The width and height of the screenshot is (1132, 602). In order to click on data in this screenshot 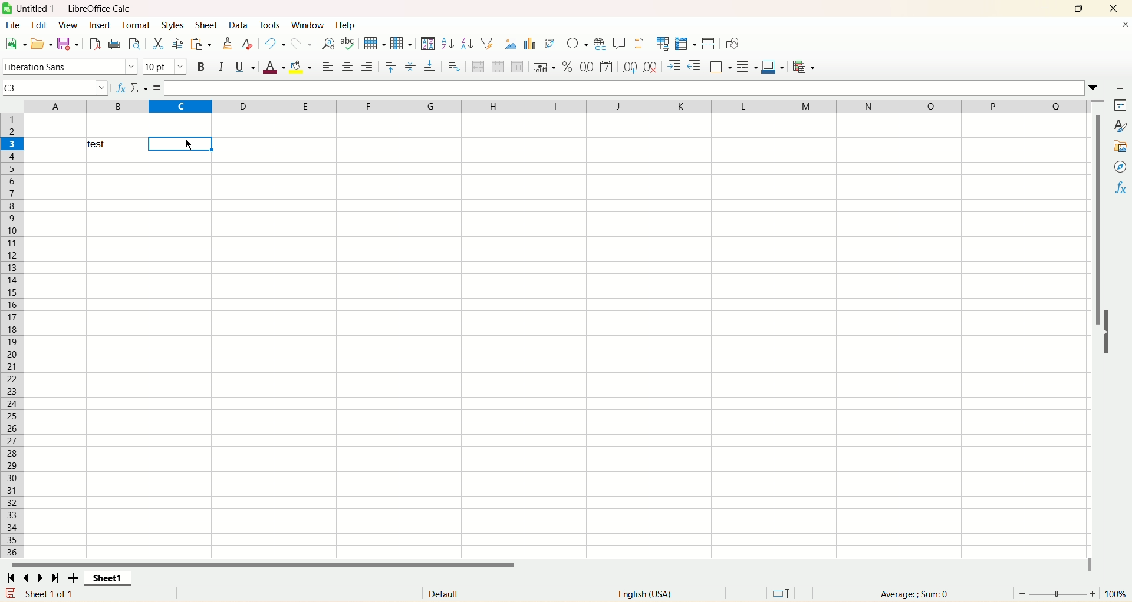, I will do `click(239, 25)`.